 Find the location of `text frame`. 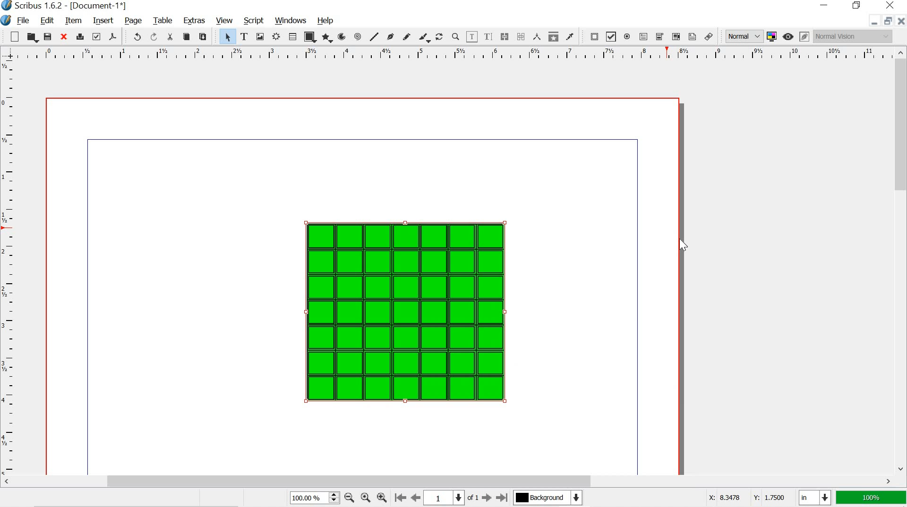

text frame is located at coordinates (245, 37).